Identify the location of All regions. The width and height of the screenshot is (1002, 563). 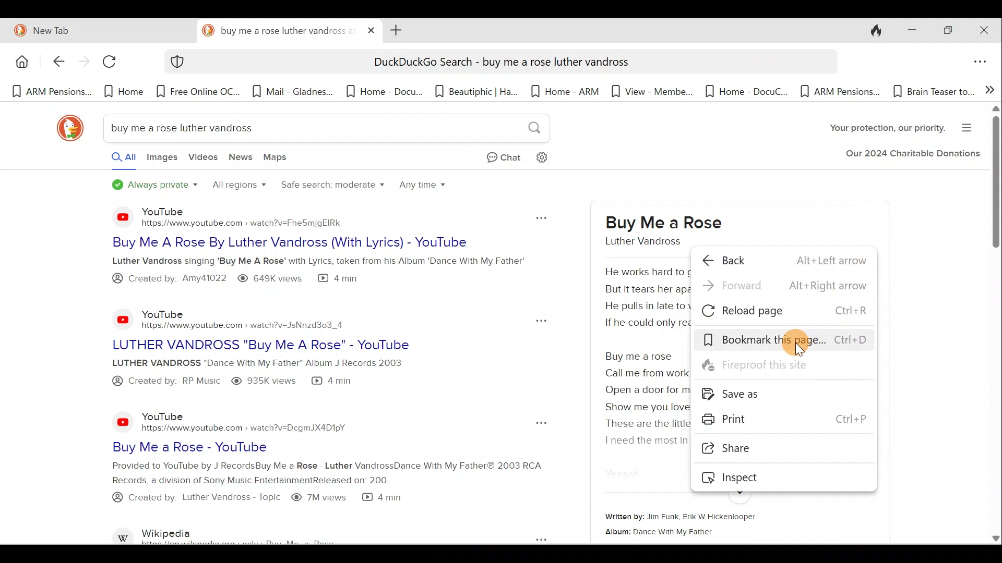
(238, 186).